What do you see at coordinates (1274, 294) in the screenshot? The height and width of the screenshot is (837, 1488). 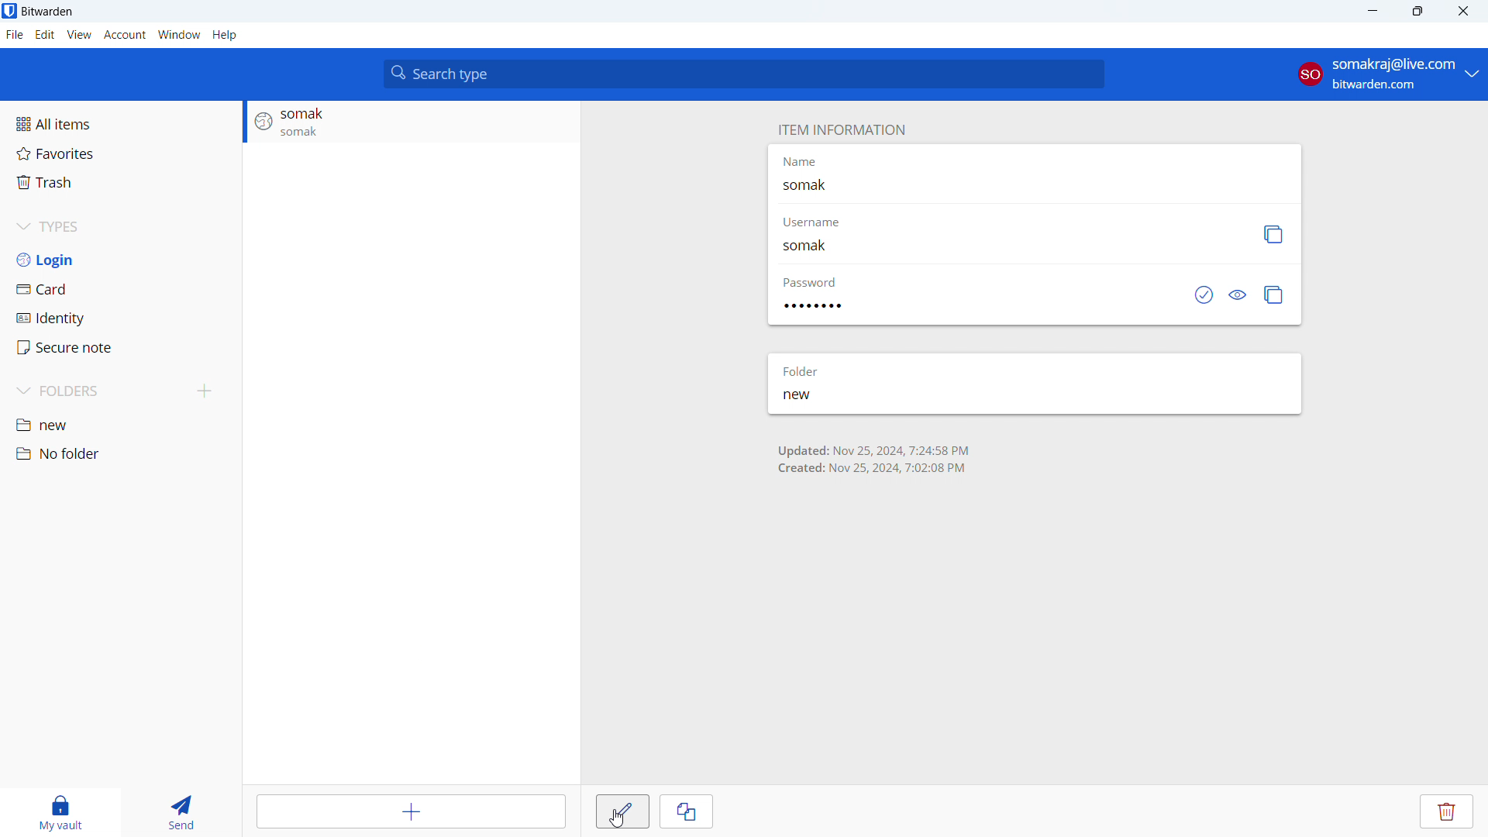 I see `copy password` at bounding box center [1274, 294].